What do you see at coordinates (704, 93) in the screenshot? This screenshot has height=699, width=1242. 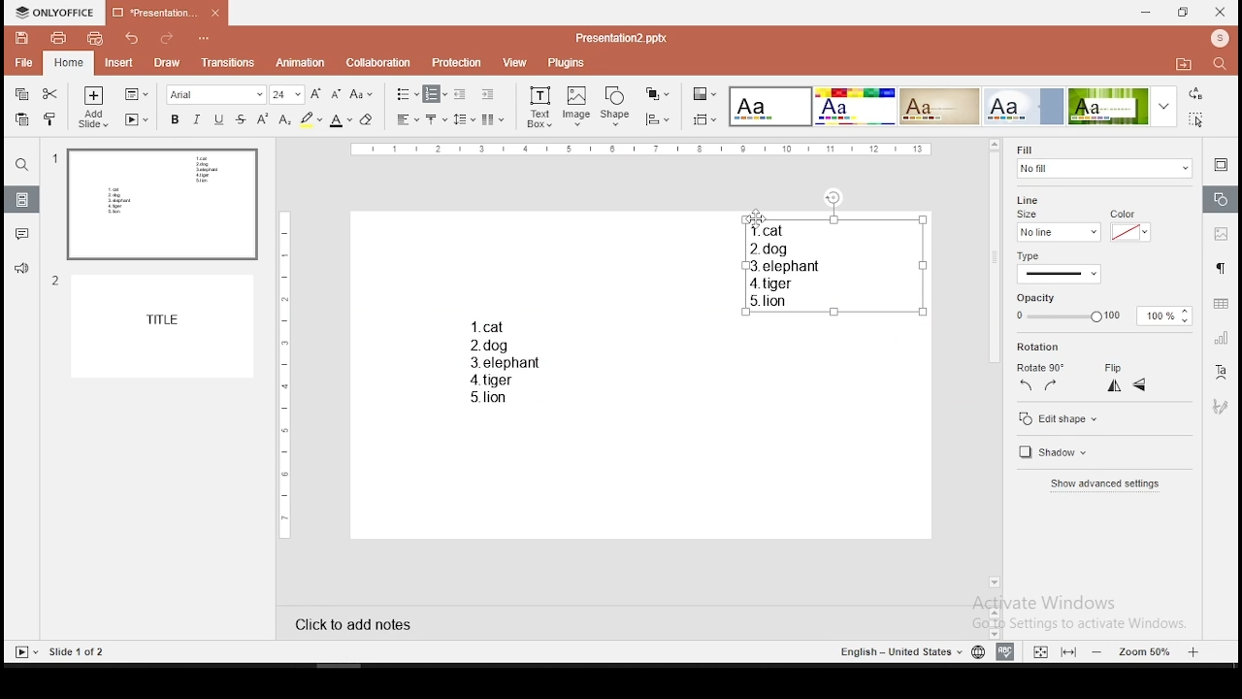 I see `change color theme` at bounding box center [704, 93].